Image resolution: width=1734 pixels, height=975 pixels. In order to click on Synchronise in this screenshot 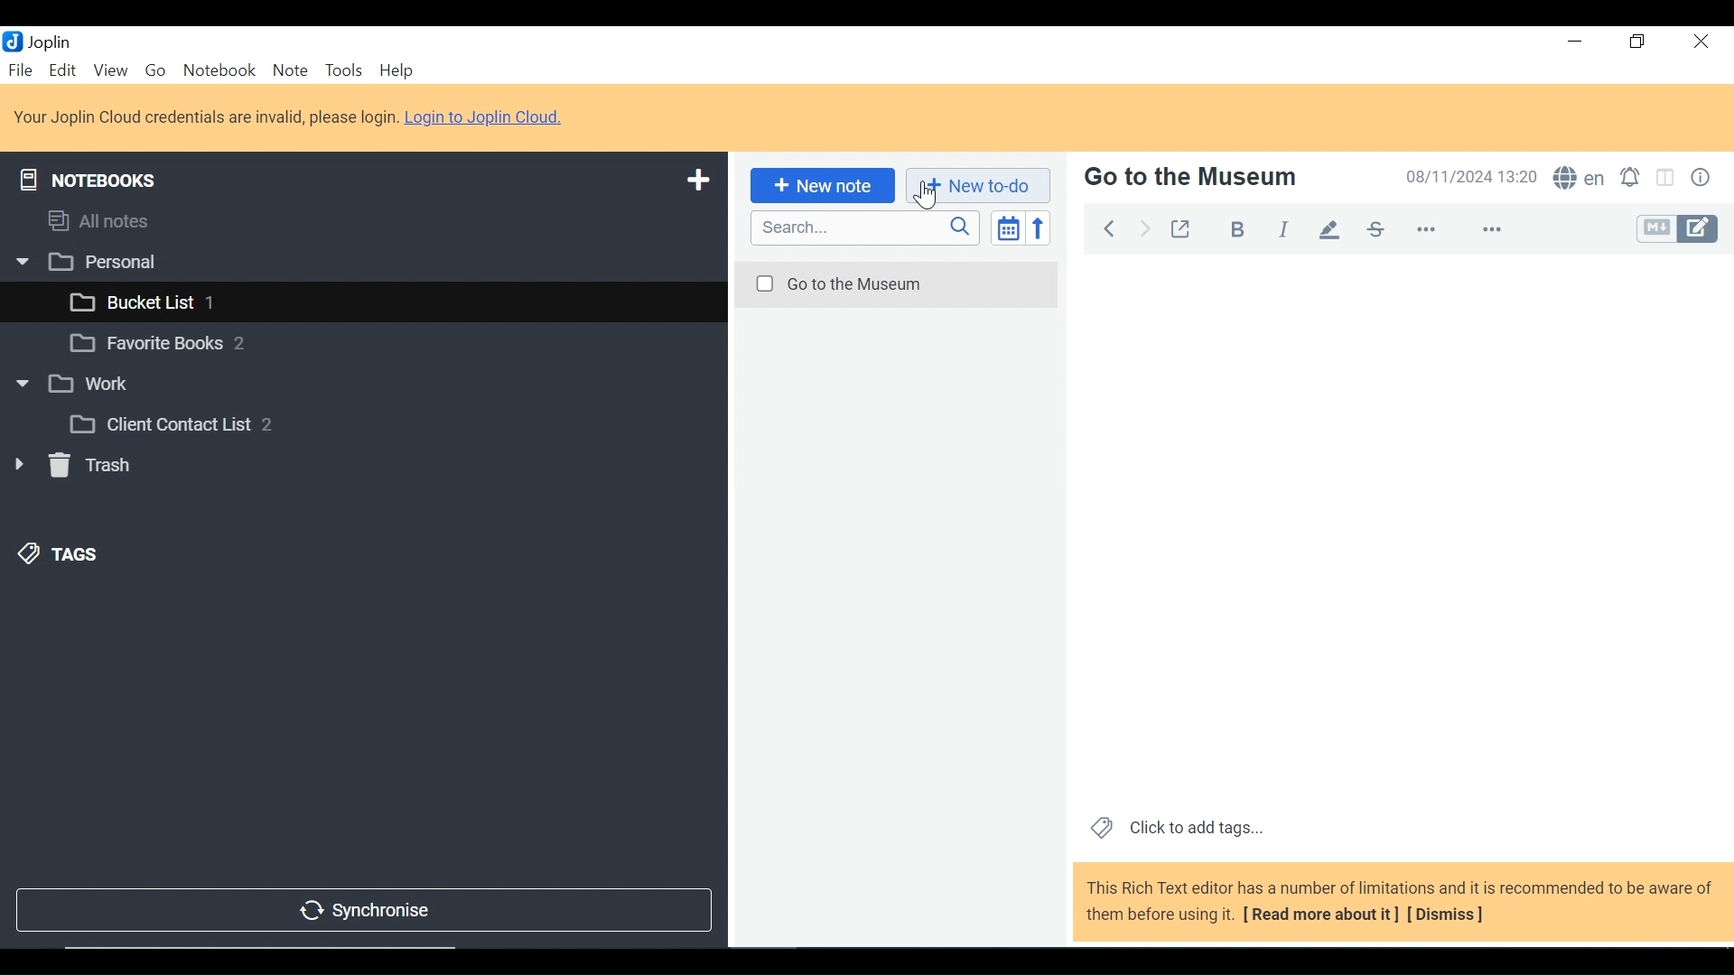, I will do `click(360, 912)`.